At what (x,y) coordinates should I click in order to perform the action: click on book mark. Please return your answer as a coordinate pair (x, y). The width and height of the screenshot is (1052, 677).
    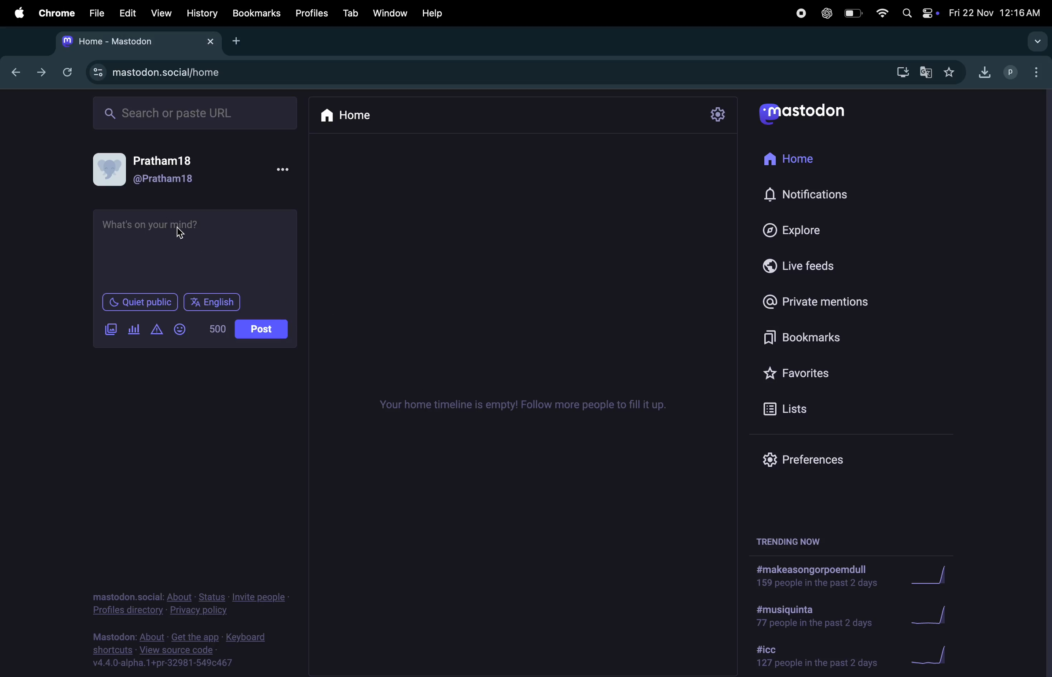
    Looking at the image, I should click on (810, 338).